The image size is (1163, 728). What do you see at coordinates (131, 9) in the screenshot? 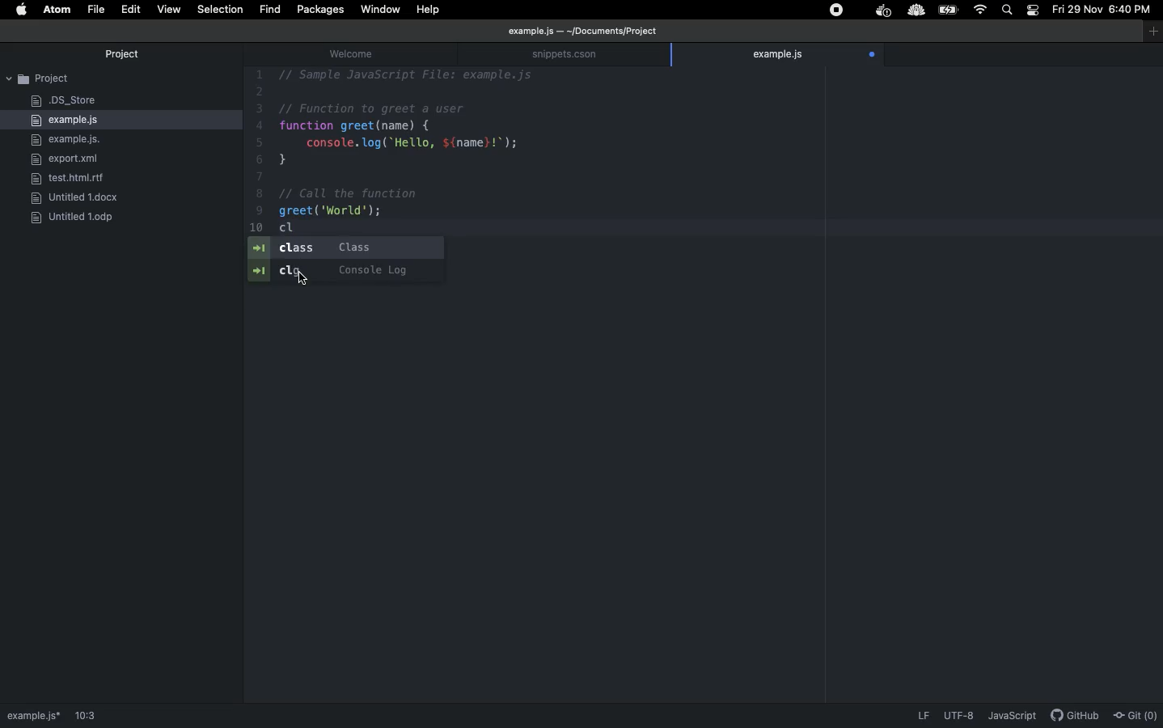
I see `Edit` at bounding box center [131, 9].